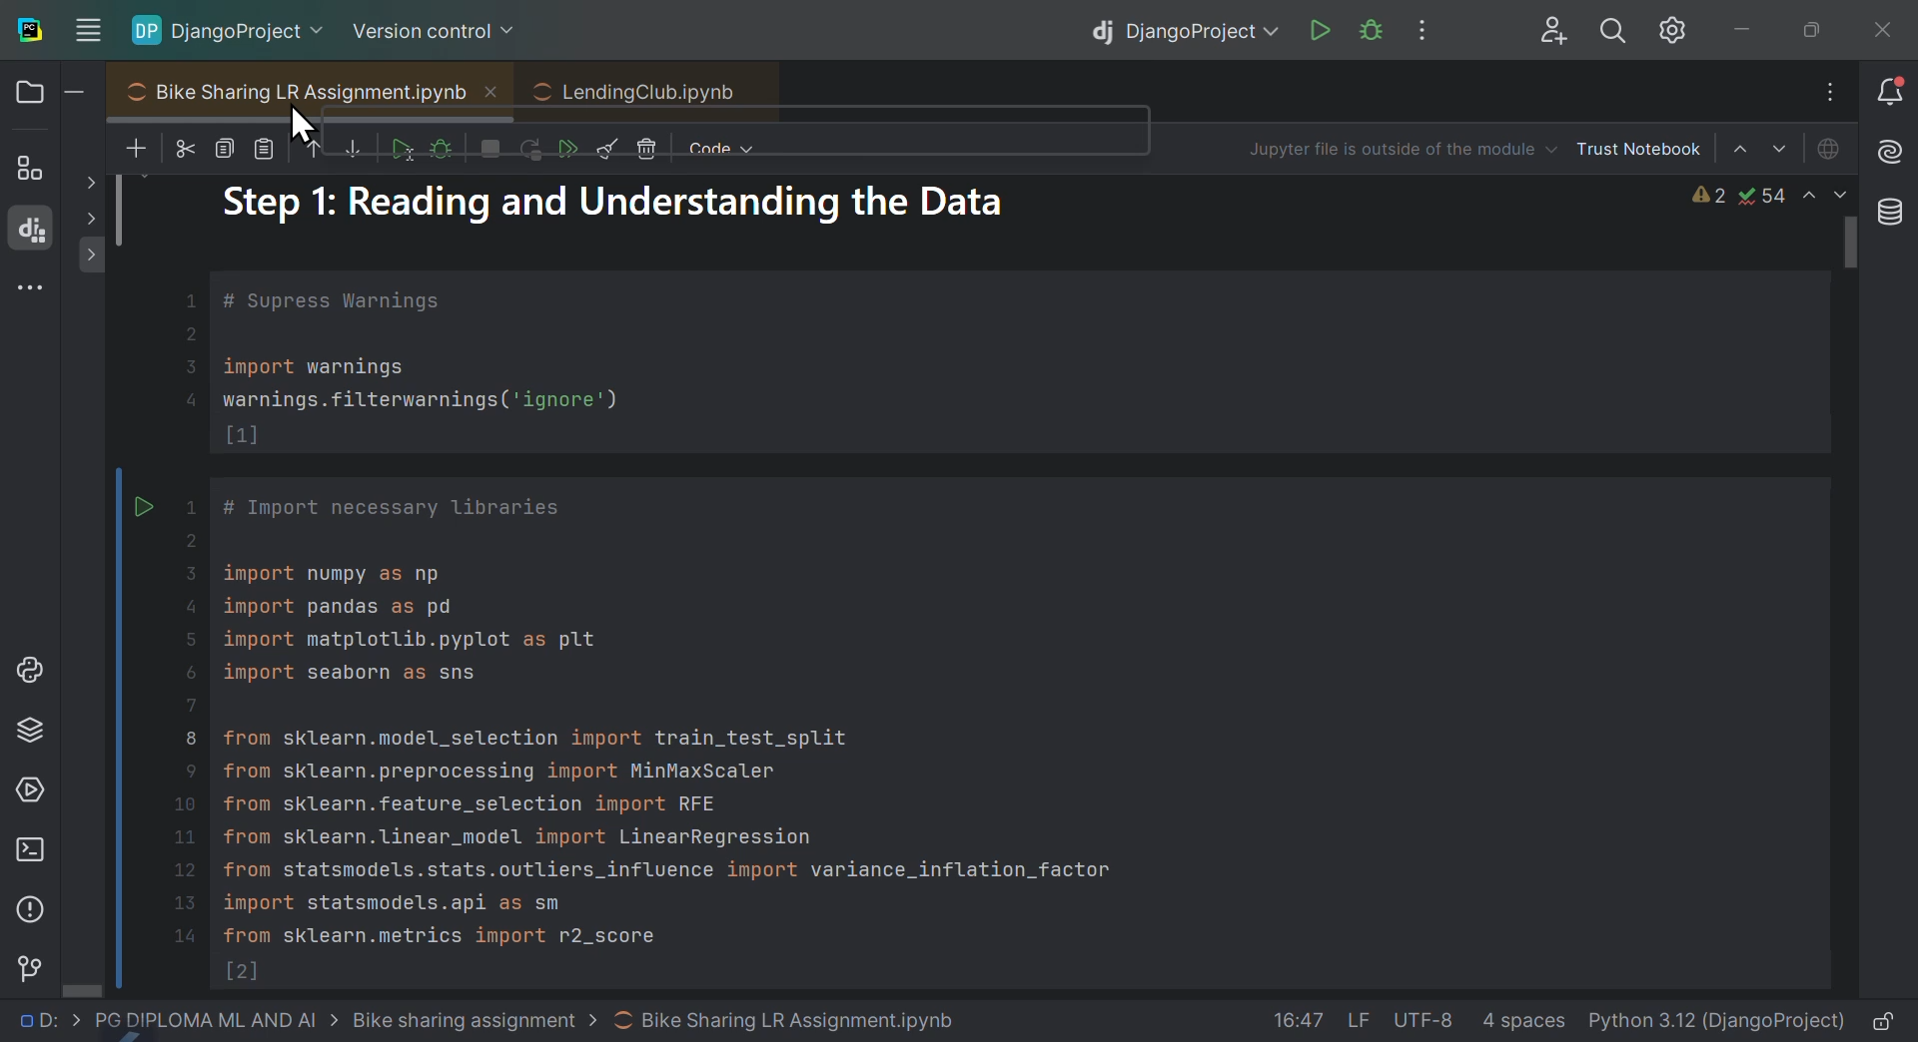 The image size is (1918, 1042). Describe the element at coordinates (361, 148) in the screenshot. I see `Move sail down` at that location.